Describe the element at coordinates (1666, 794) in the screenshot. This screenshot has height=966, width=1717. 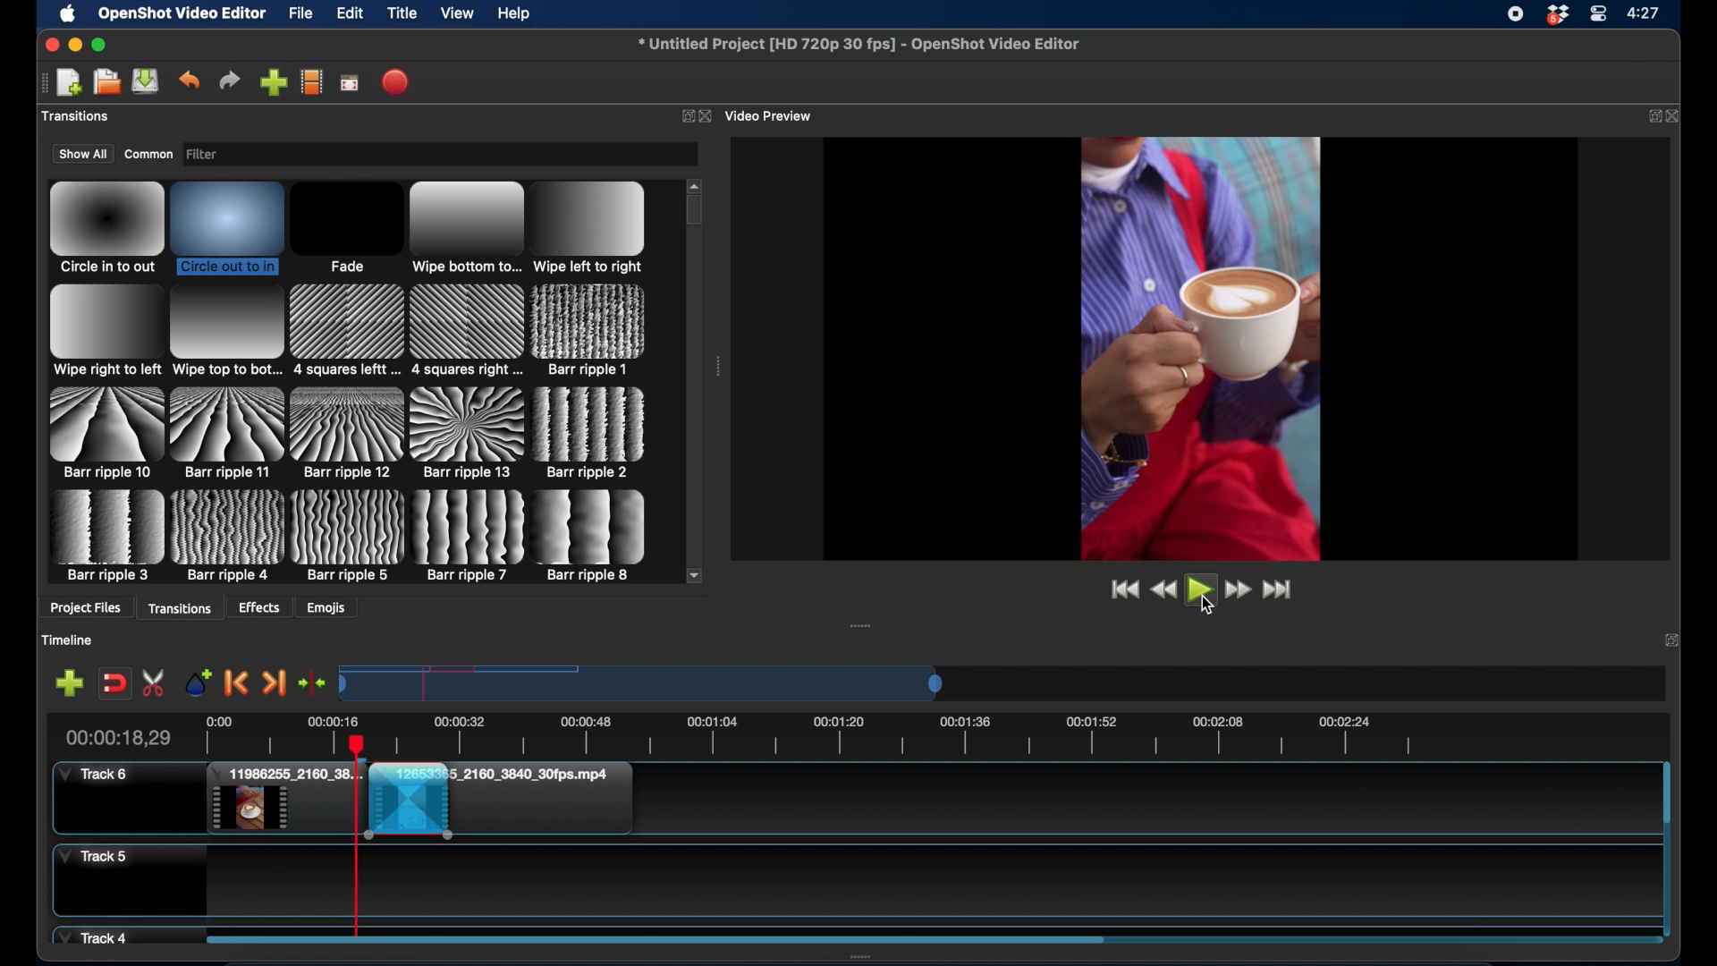
I see `scroll bar` at that location.